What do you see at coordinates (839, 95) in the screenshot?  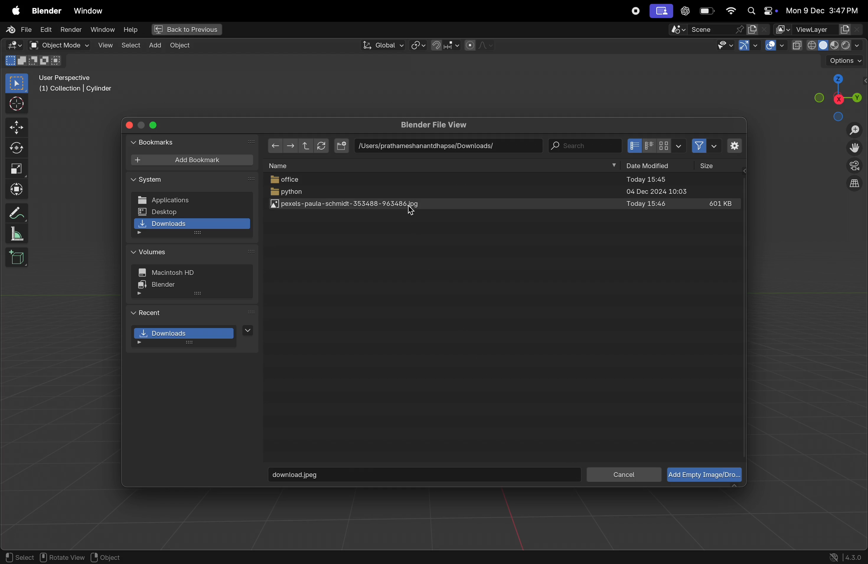 I see `view point` at bounding box center [839, 95].